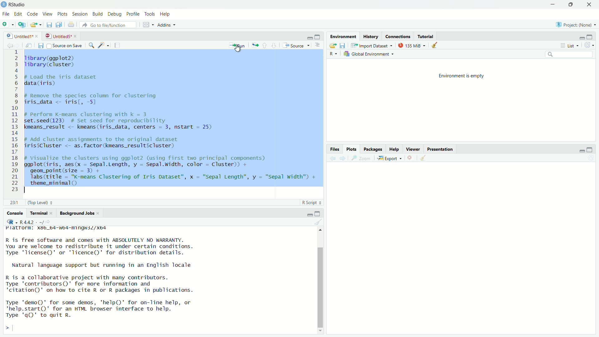 Image resolution: width=599 pixels, height=337 pixels. What do you see at coordinates (311, 202) in the screenshot?
I see `R script` at bounding box center [311, 202].